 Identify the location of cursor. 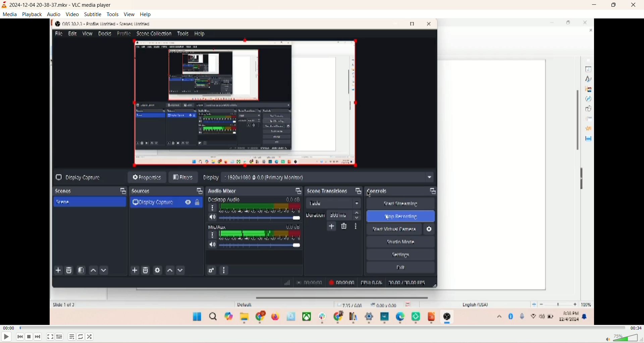
(366, 194).